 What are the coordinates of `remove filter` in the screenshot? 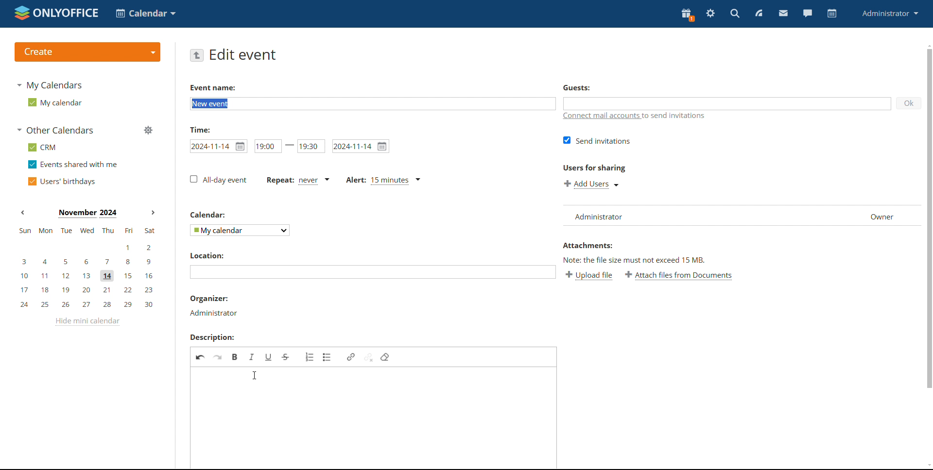 It's located at (386, 357).